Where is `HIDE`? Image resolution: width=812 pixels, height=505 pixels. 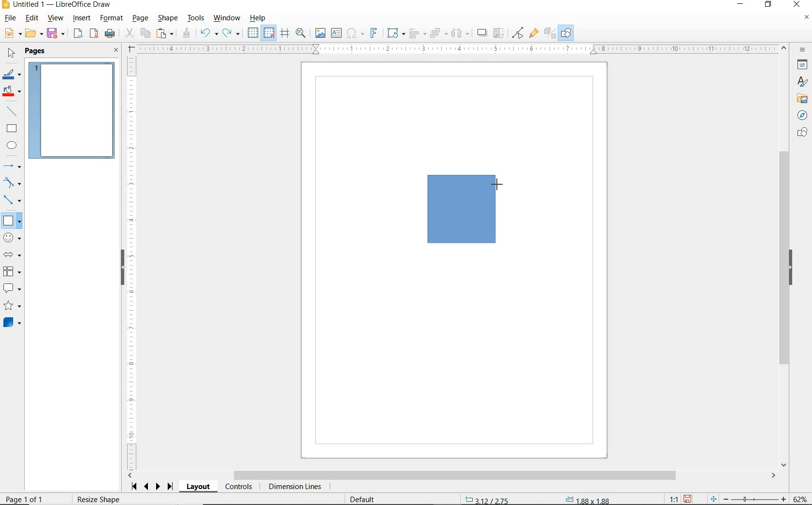 HIDE is located at coordinates (122, 268).